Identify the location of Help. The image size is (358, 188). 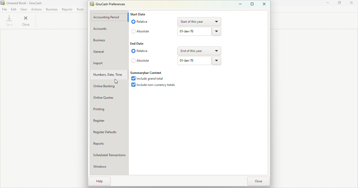
(101, 181).